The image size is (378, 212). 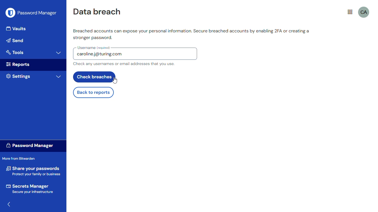 I want to click on more from bitwarden, so click(x=350, y=12).